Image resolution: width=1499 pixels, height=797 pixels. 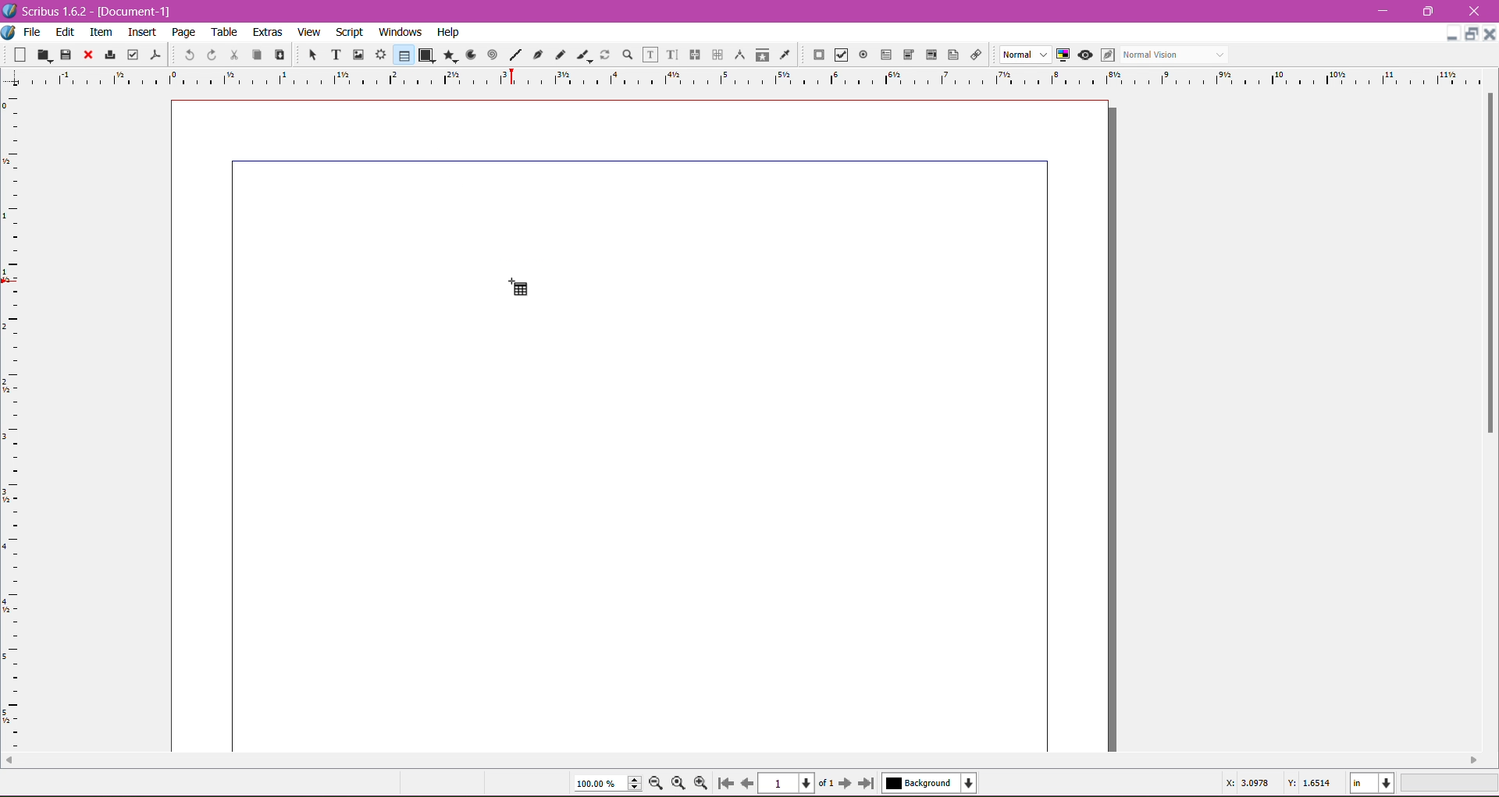 I want to click on Maximize, so click(x=1429, y=11).